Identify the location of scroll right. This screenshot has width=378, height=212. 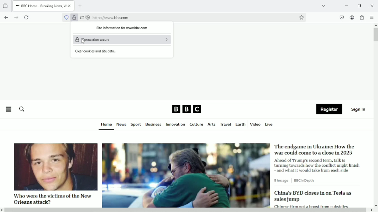
(371, 210).